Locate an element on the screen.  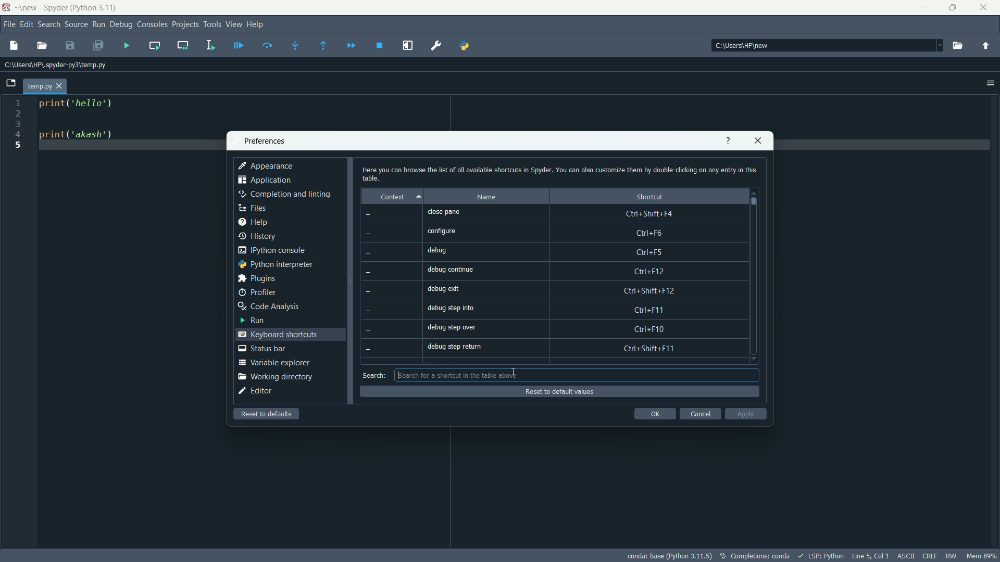
temp.py tab is located at coordinates (43, 86).